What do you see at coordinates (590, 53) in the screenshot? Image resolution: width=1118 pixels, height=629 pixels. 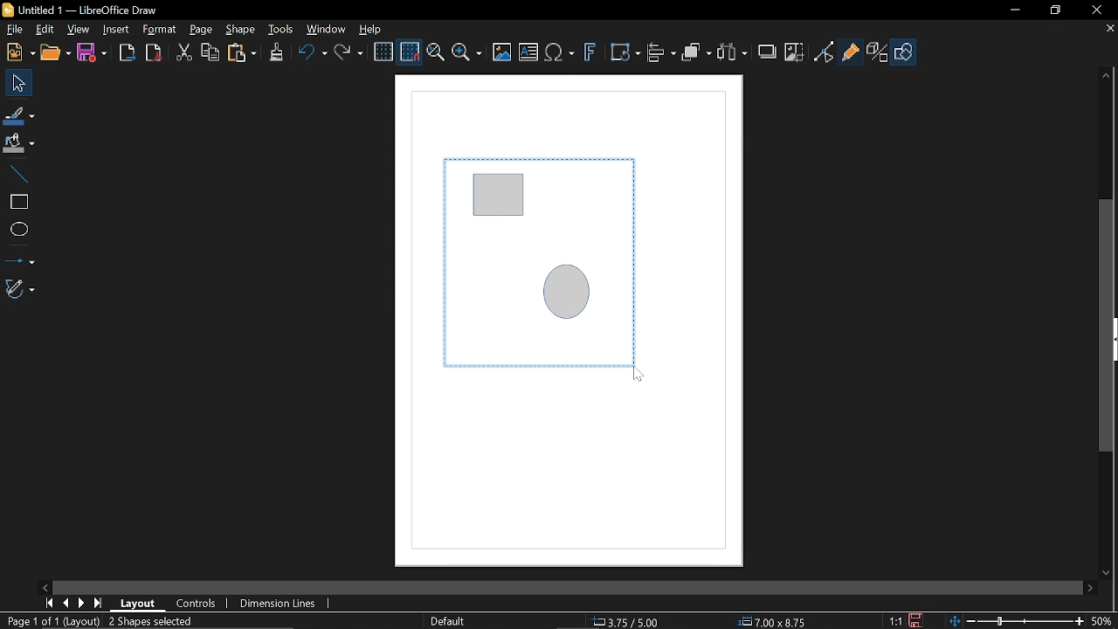 I see `Insert fontwork text` at bounding box center [590, 53].